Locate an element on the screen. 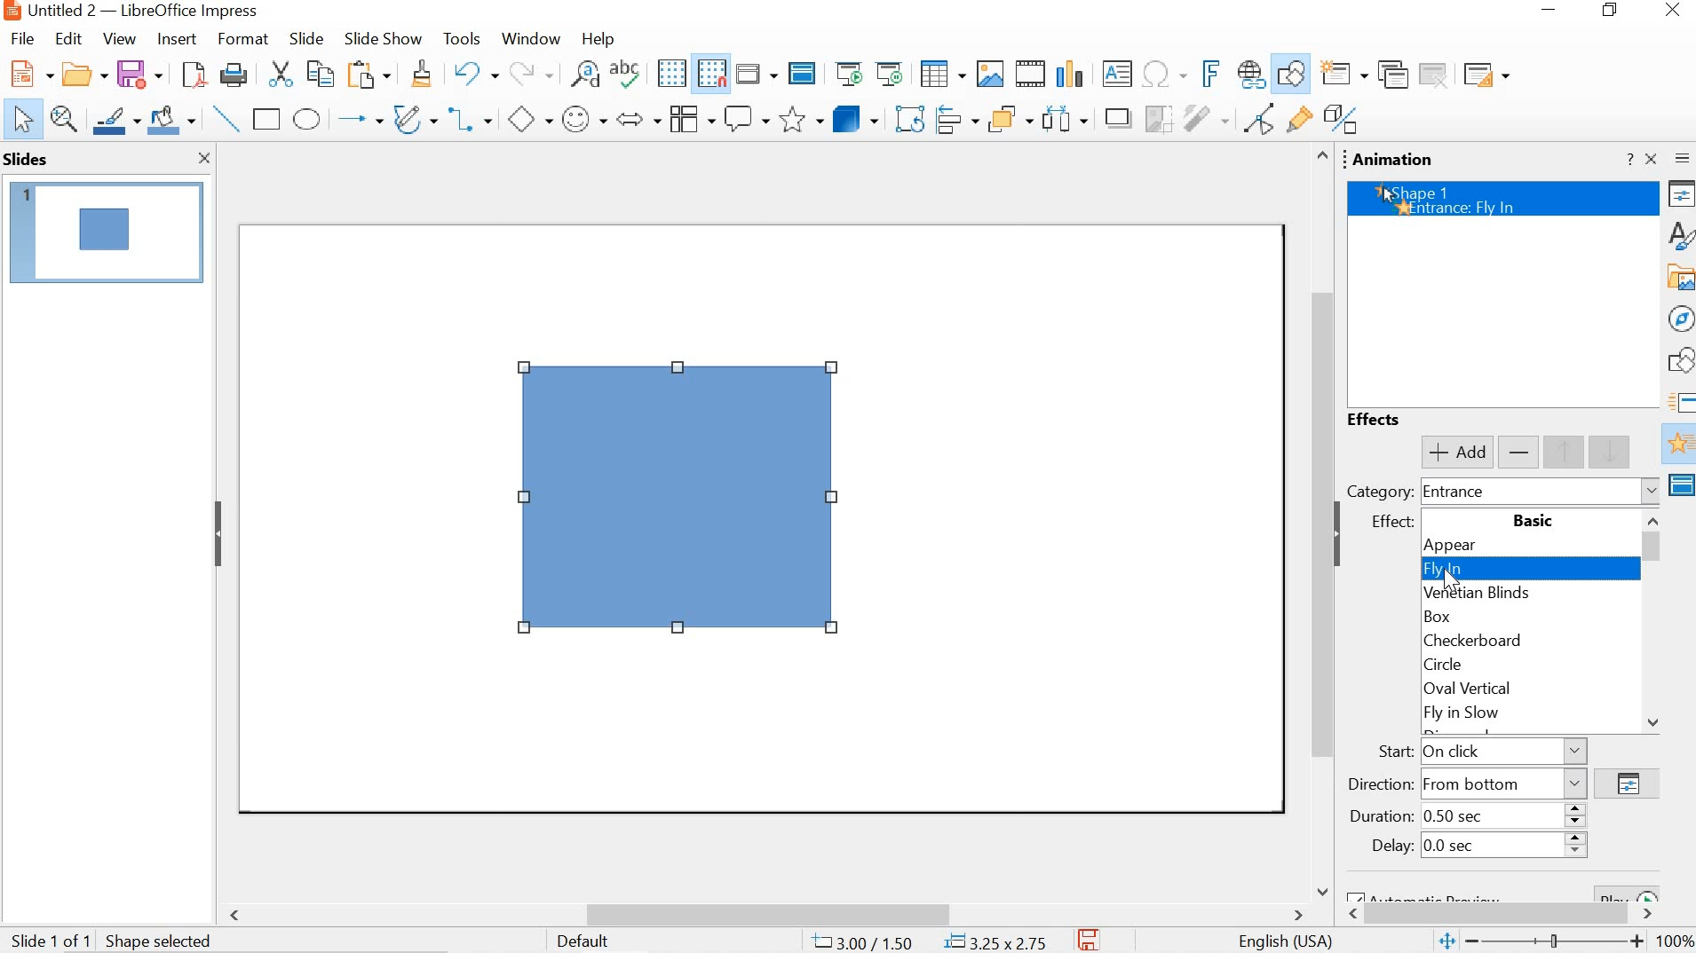  slide is located at coordinates (306, 37).